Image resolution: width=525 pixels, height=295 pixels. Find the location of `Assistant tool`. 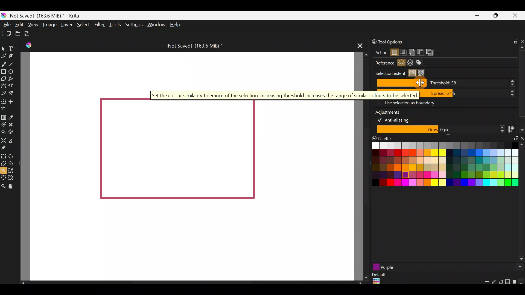

Assistant tool is located at coordinates (4, 140).